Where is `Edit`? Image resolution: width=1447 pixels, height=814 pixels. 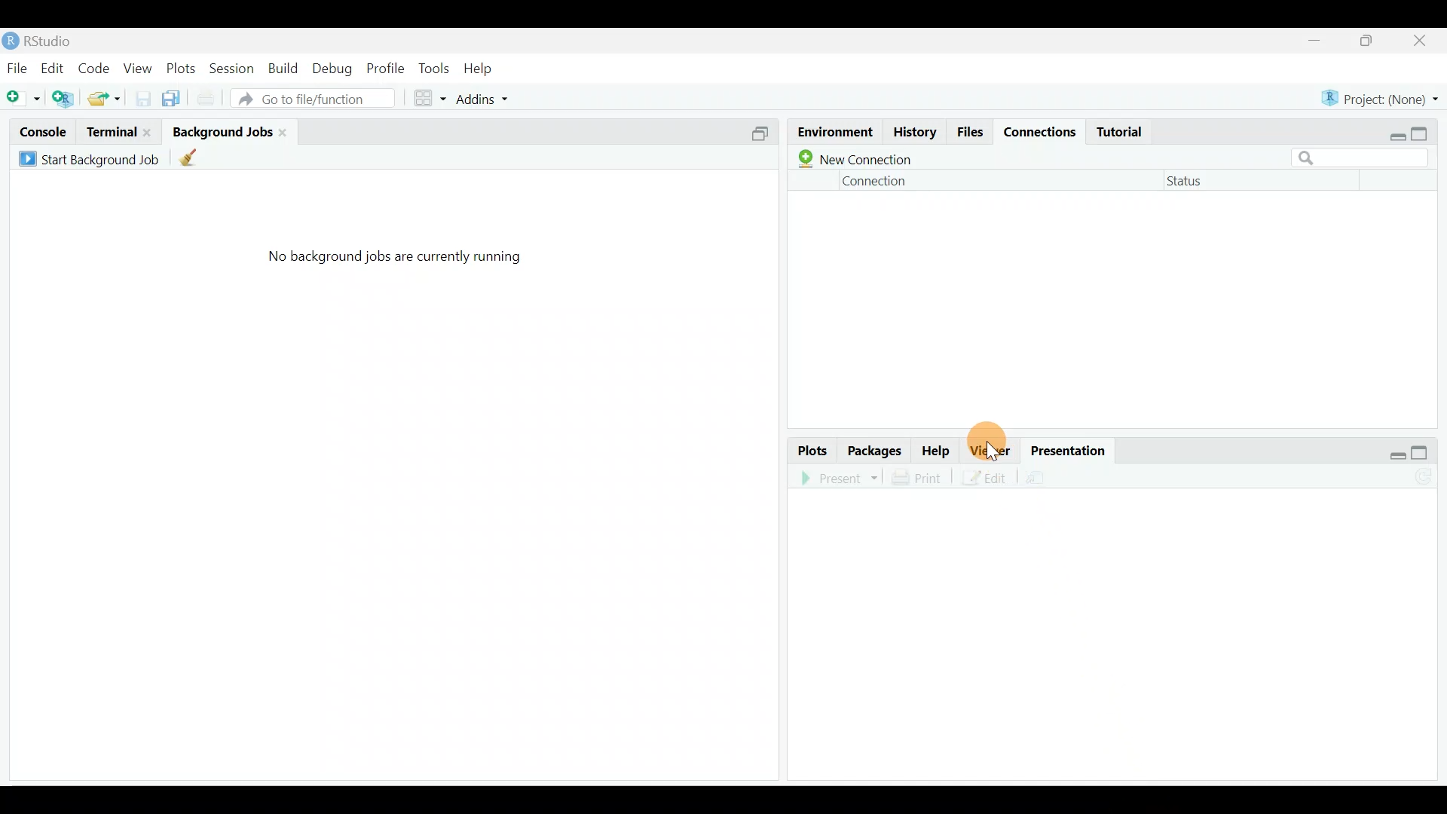 Edit is located at coordinates (51, 67).